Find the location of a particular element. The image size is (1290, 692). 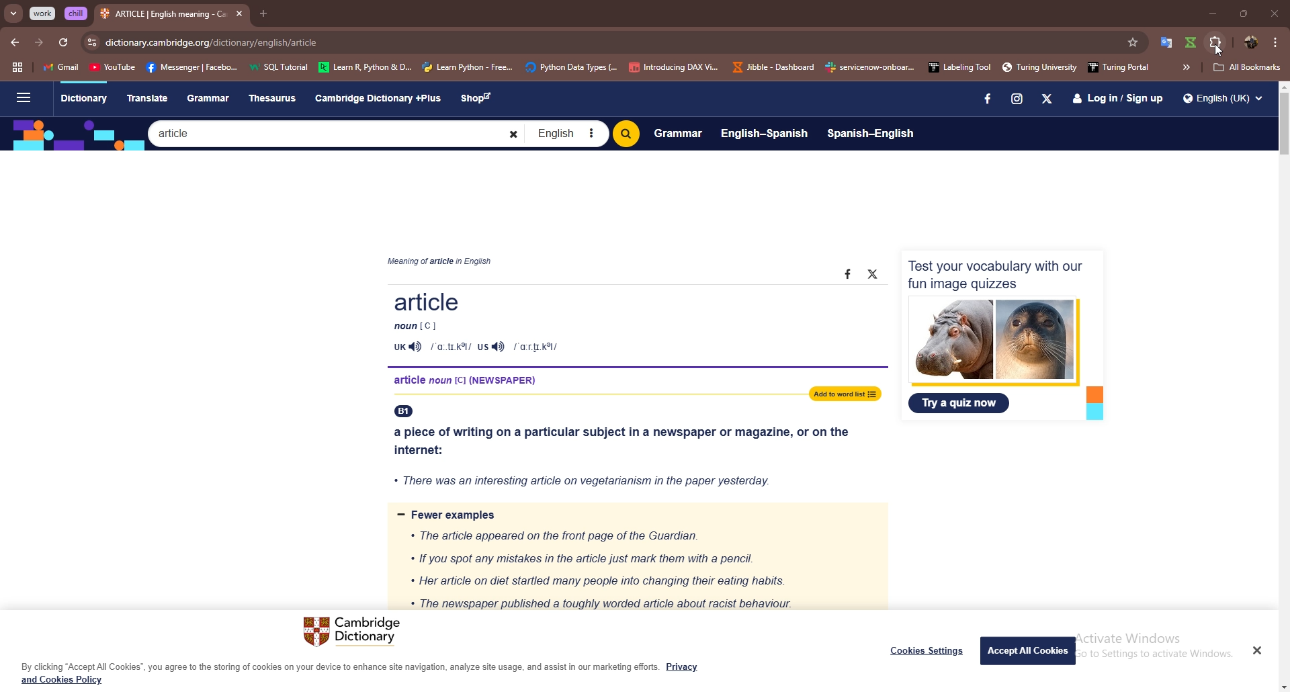

extensions is located at coordinates (1217, 42).